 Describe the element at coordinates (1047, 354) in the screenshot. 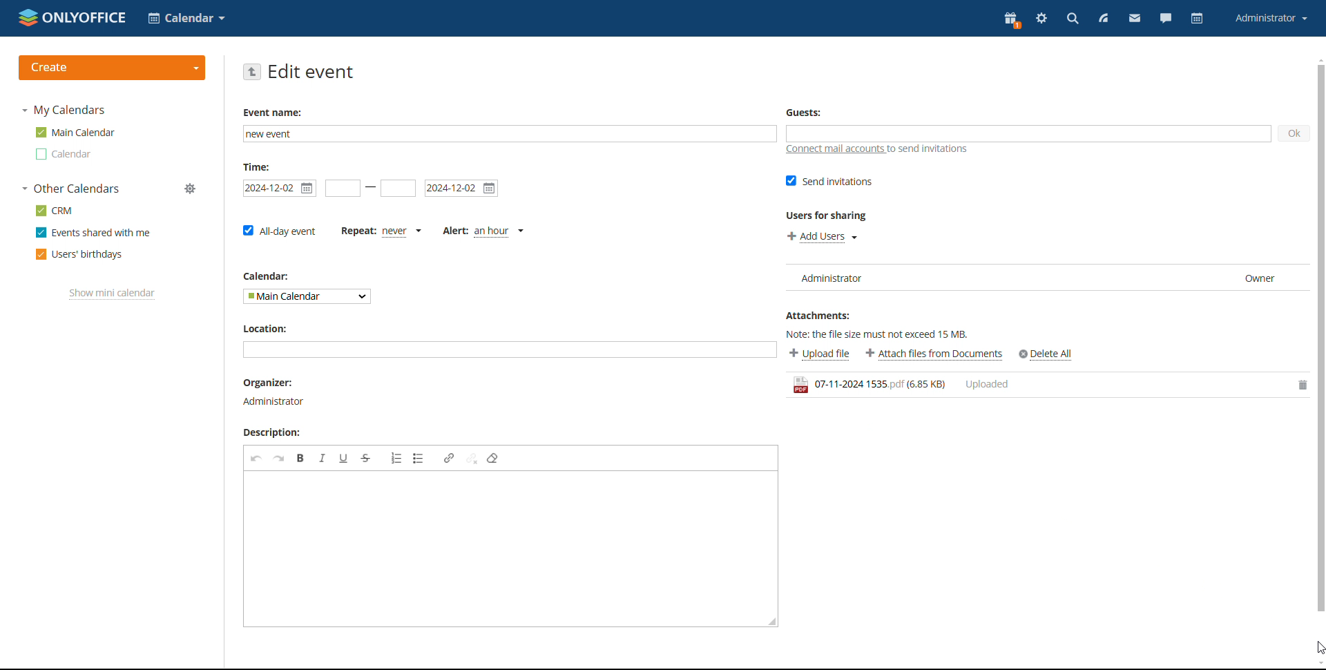

I see `` at that location.